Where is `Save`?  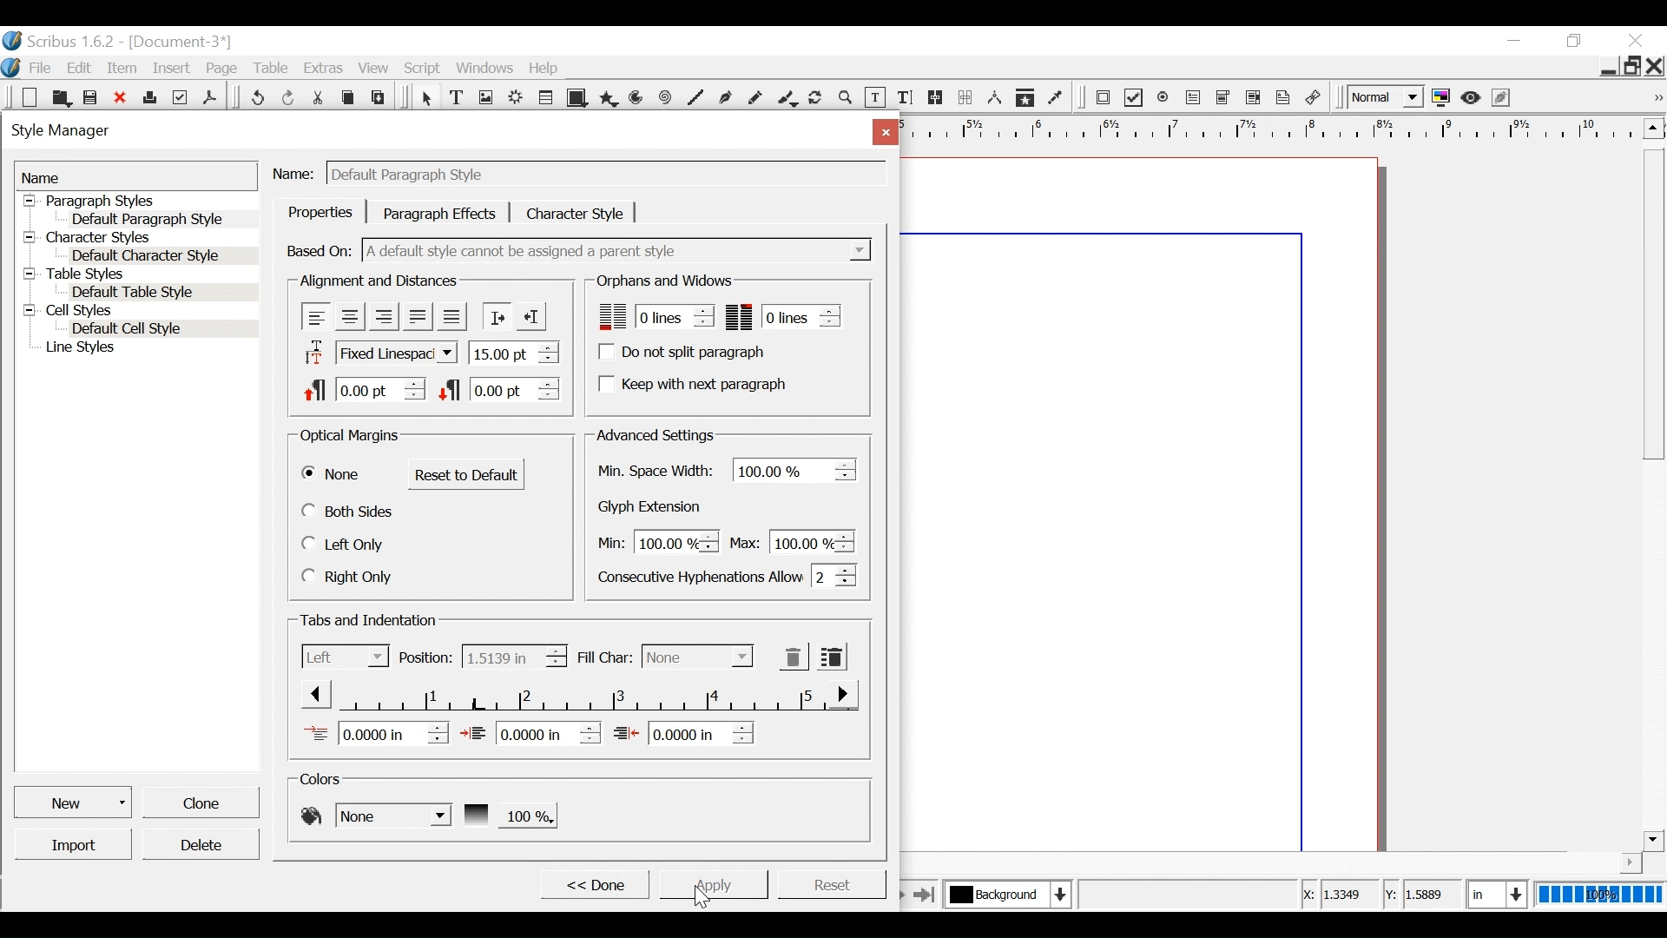
Save is located at coordinates (91, 96).